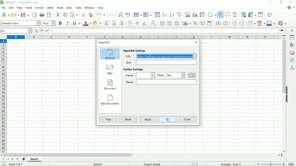 This screenshot has height=166, width=296. I want to click on Accept, so click(48, 31).